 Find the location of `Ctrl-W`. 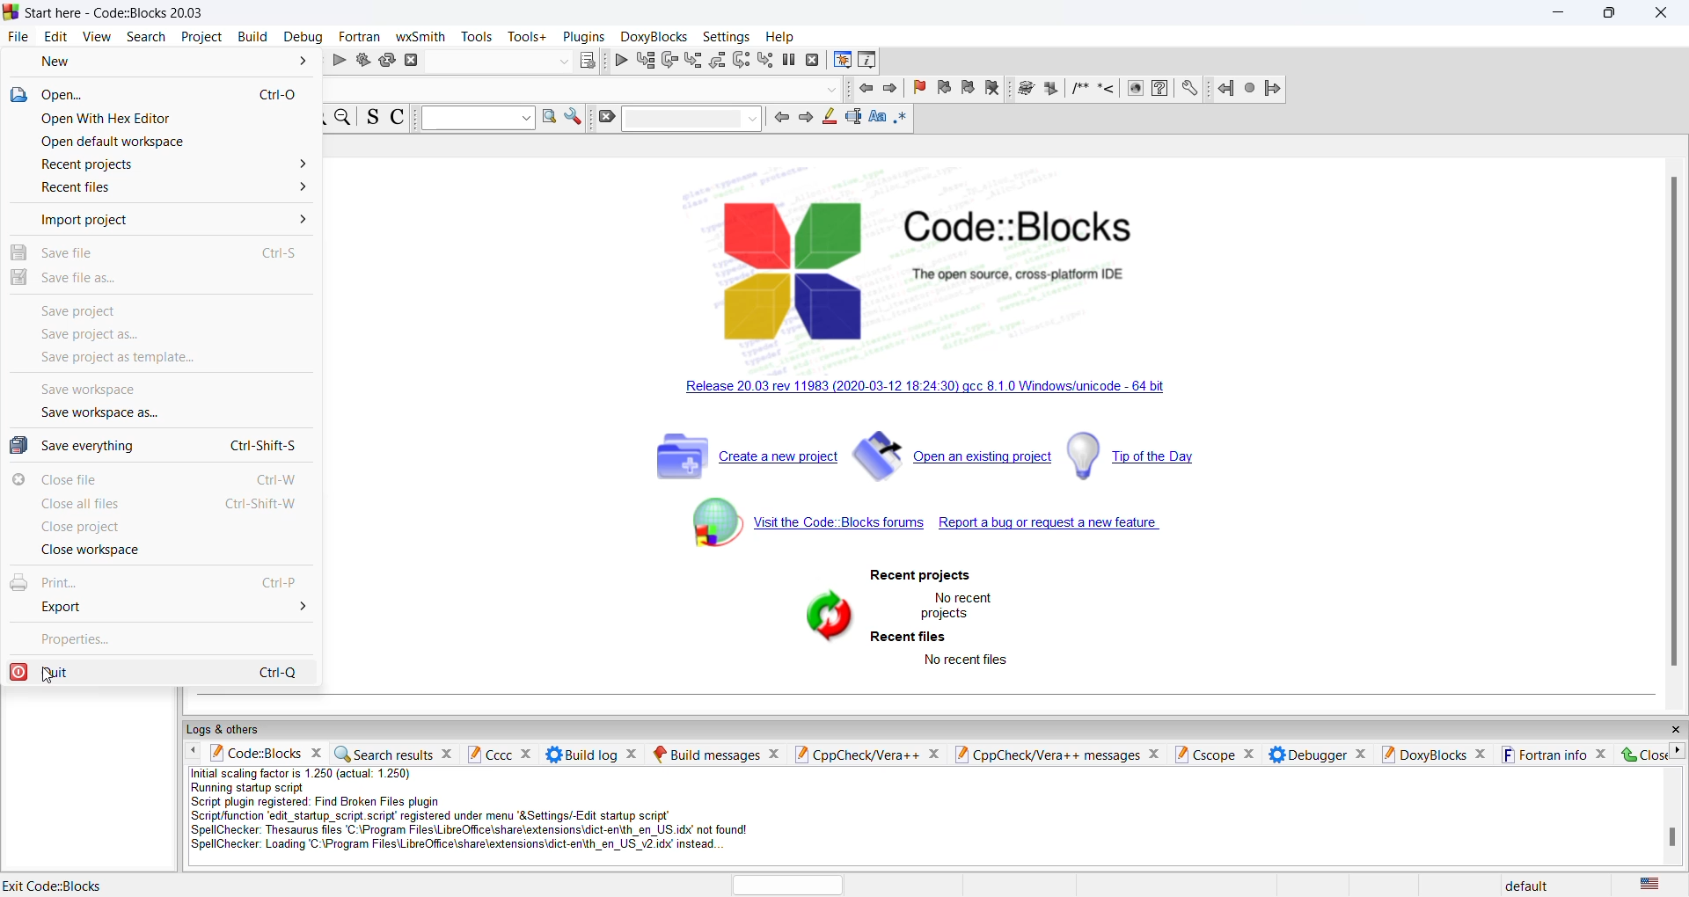

Ctrl-W is located at coordinates (276, 479).